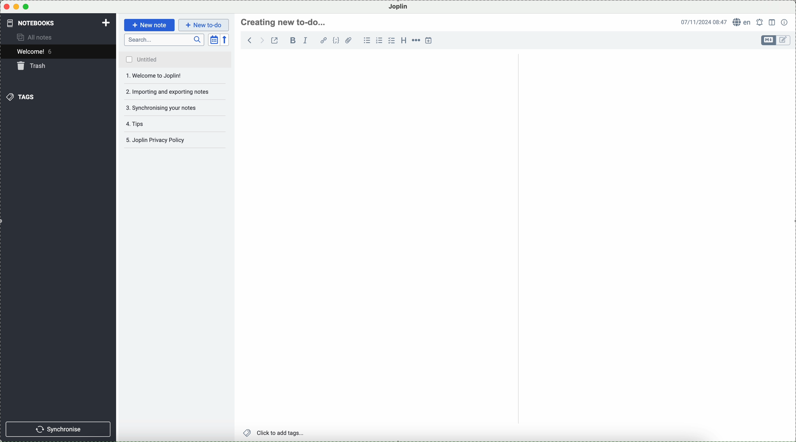  I want to click on notebooks tab, so click(36, 23).